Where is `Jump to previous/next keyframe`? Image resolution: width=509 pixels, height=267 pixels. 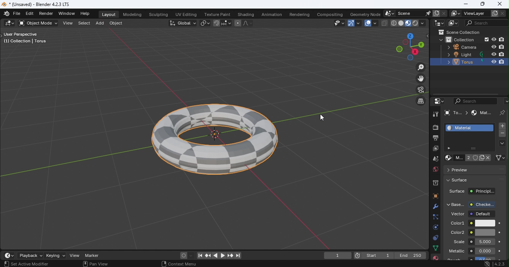
Jump to previous/next keyframe is located at coordinates (208, 256).